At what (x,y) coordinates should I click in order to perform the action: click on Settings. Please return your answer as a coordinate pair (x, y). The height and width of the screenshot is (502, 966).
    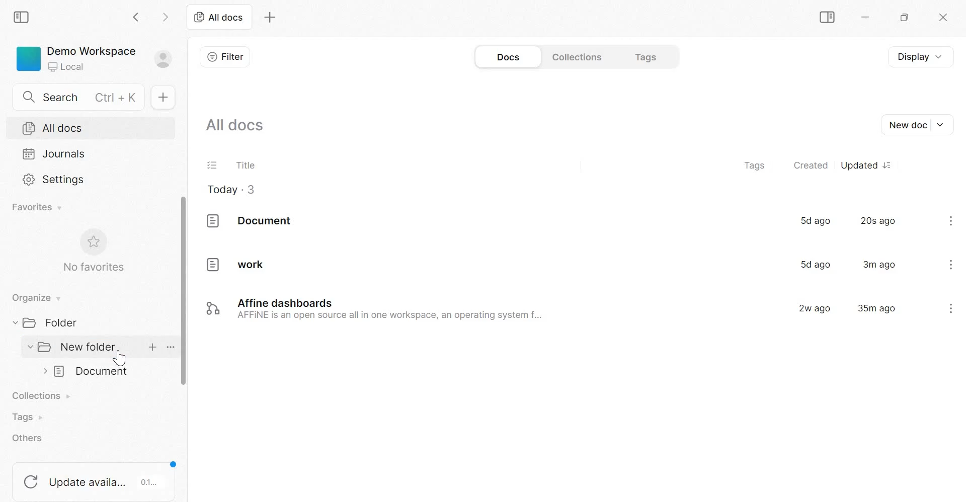
    Looking at the image, I should click on (54, 180).